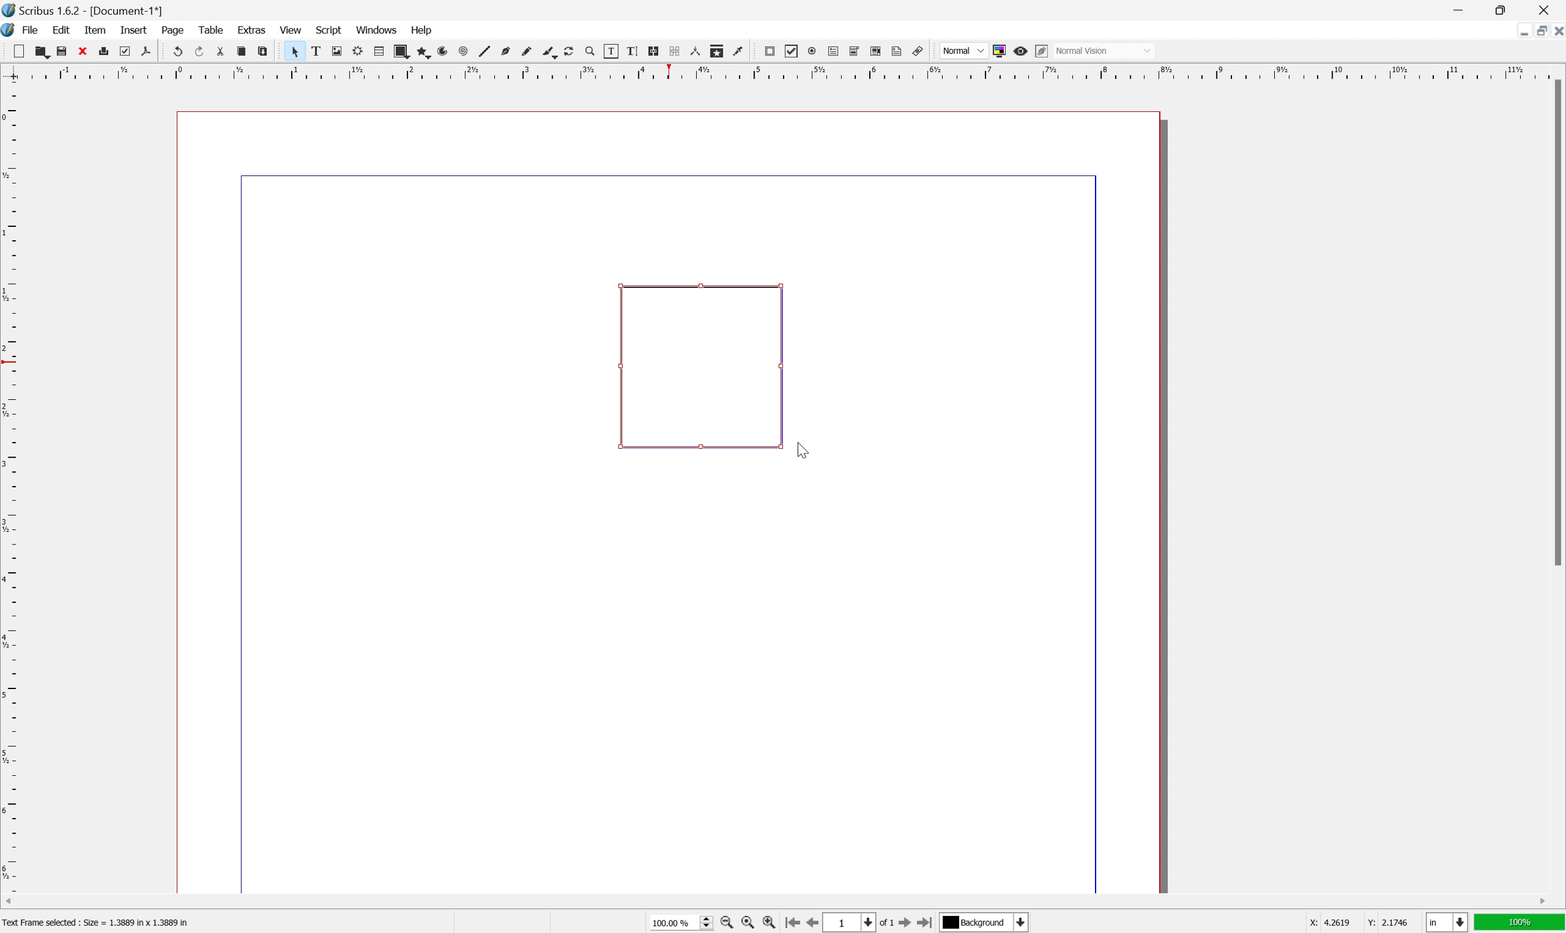 The image size is (1566, 933). I want to click on zoom out, so click(725, 923).